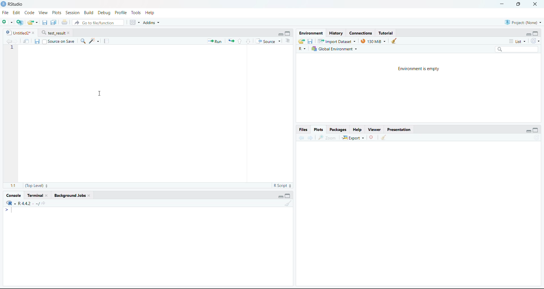  Describe the element at coordinates (385, 137) in the screenshot. I see `Clear console (Ctrl +L)` at that location.